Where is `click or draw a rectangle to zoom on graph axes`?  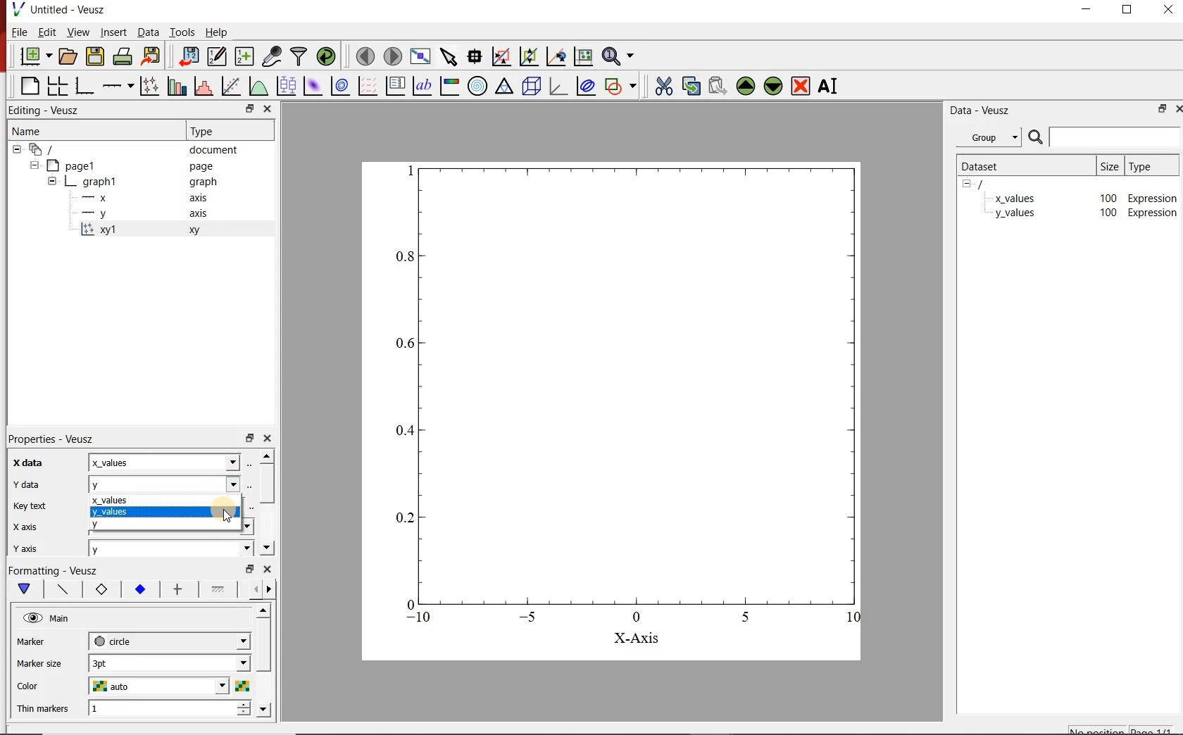
click or draw a rectangle to zoom on graph axes is located at coordinates (501, 56).